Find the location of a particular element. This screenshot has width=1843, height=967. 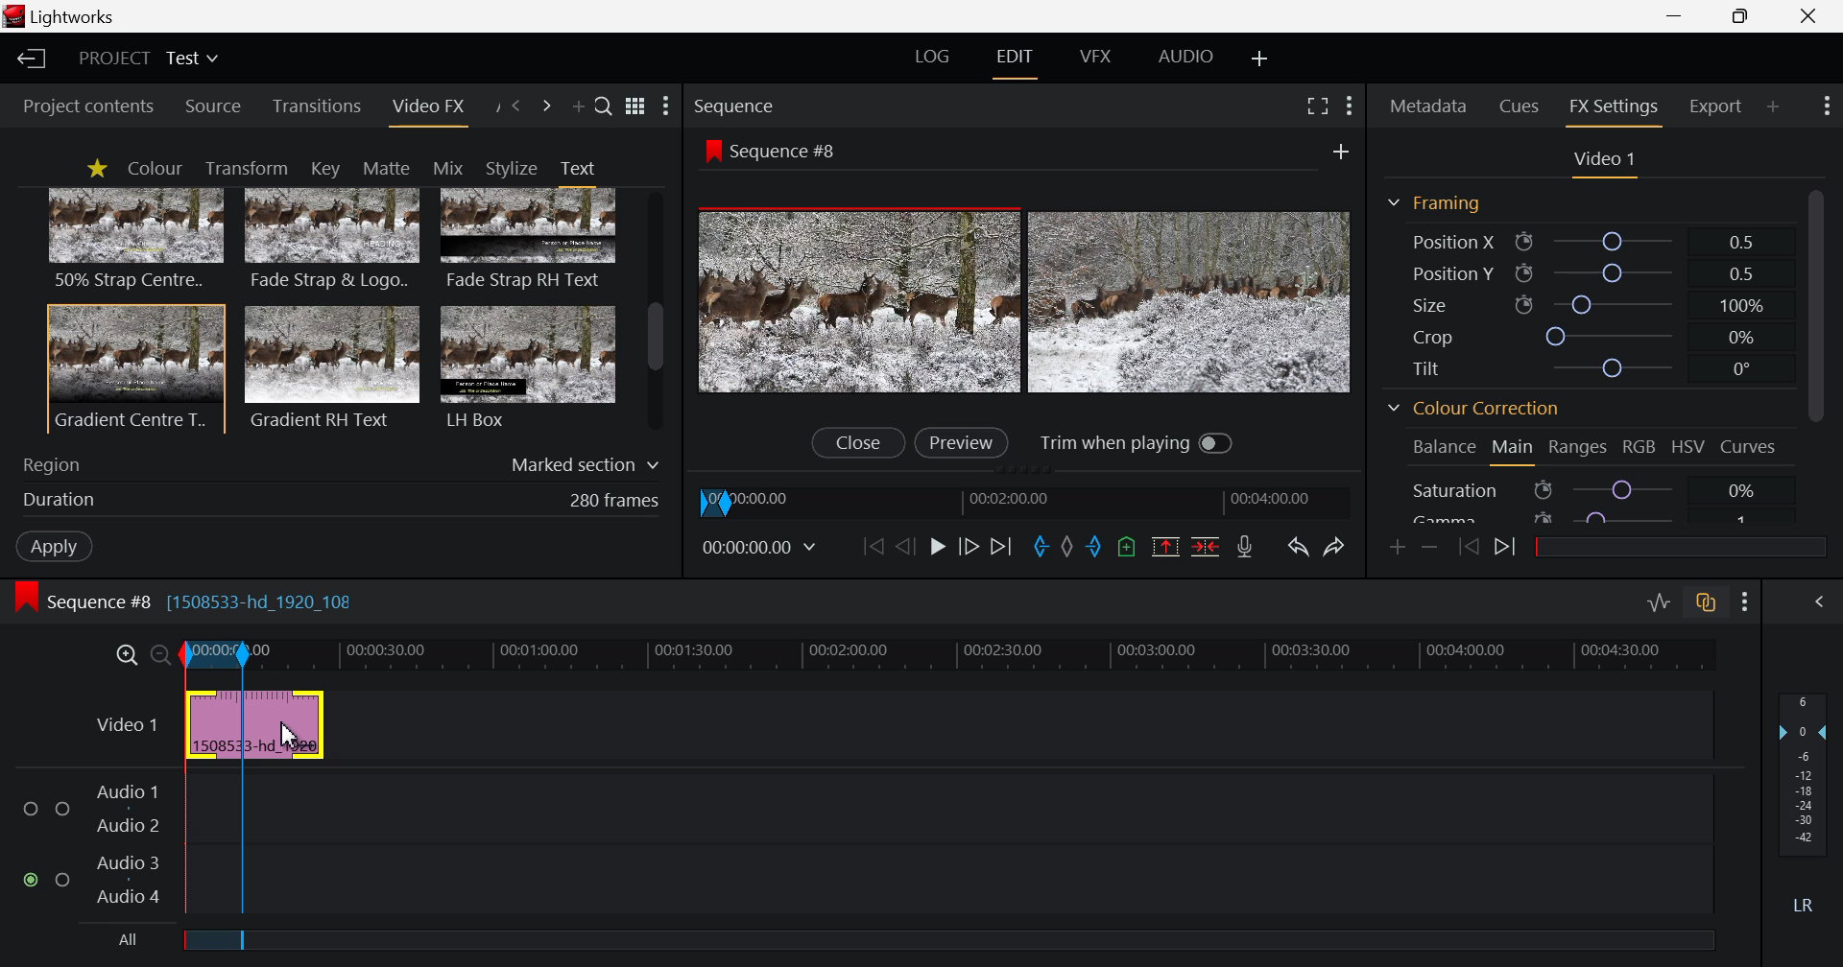

Trim when playing is located at coordinates (1137, 442).